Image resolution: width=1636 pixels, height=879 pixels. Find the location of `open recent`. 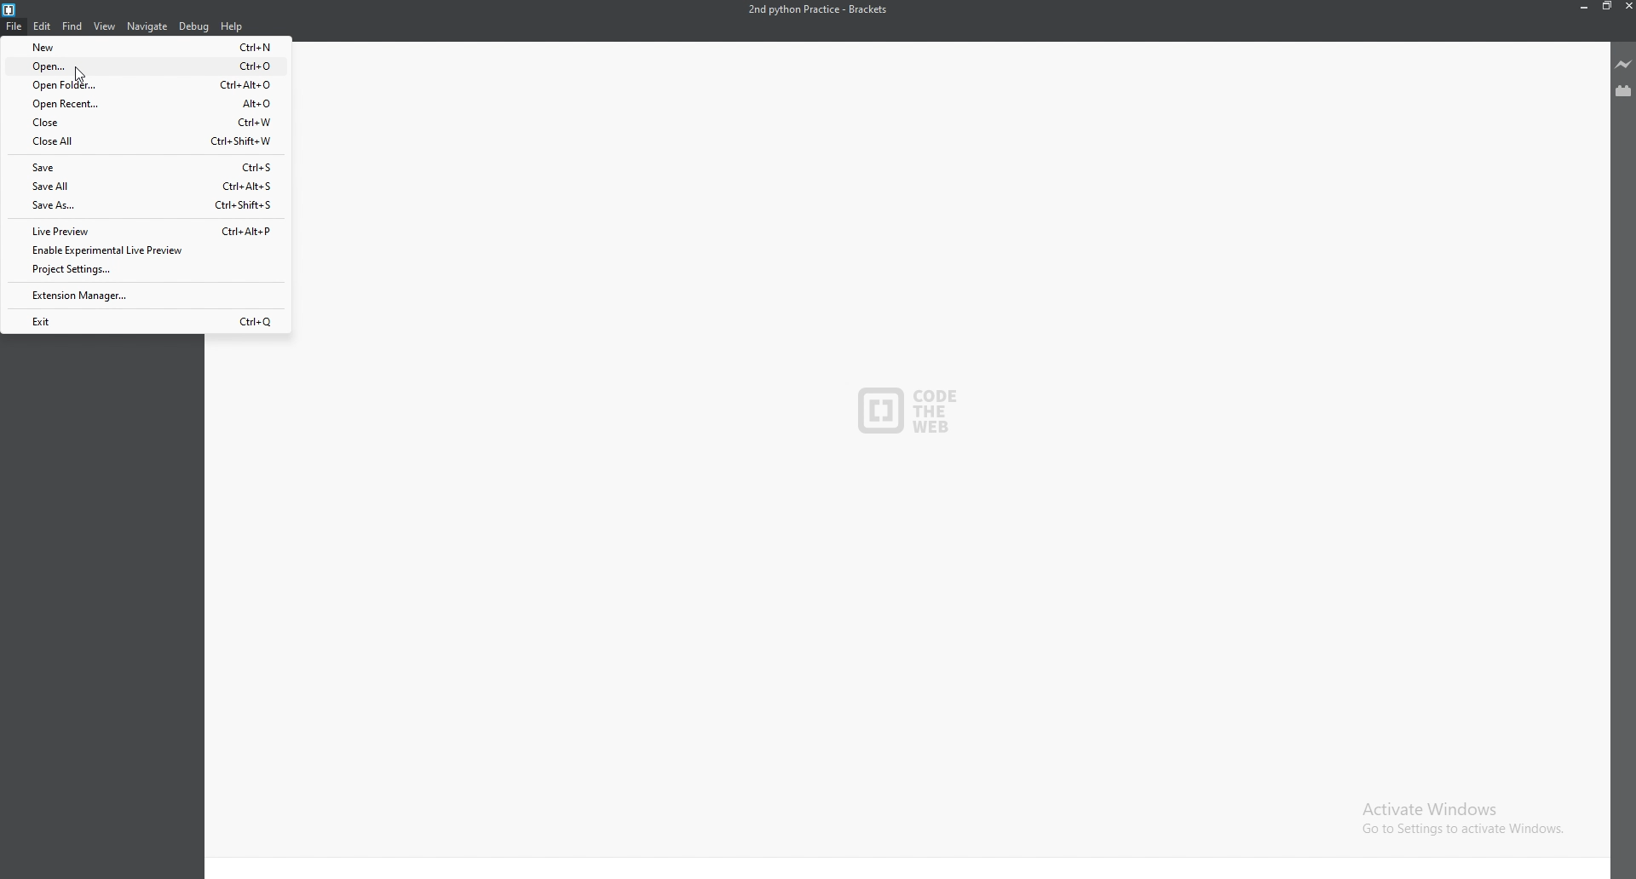

open recent is located at coordinates (144, 102).